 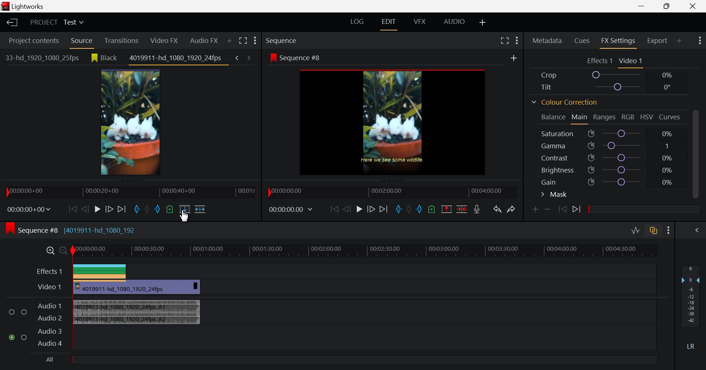 What do you see at coordinates (552, 116) in the screenshot?
I see `Balance` at bounding box center [552, 116].